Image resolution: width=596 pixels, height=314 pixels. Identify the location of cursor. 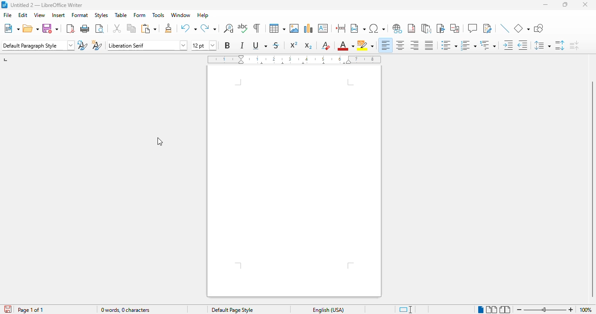
(160, 141).